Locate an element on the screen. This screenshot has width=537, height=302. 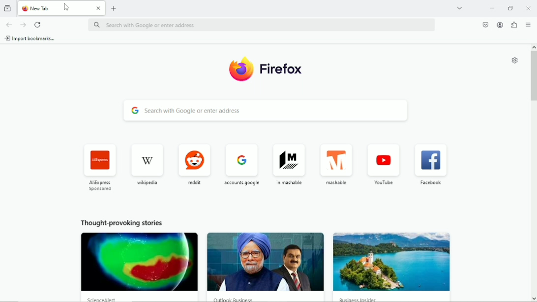
Search bar is located at coordinates (262, 25).